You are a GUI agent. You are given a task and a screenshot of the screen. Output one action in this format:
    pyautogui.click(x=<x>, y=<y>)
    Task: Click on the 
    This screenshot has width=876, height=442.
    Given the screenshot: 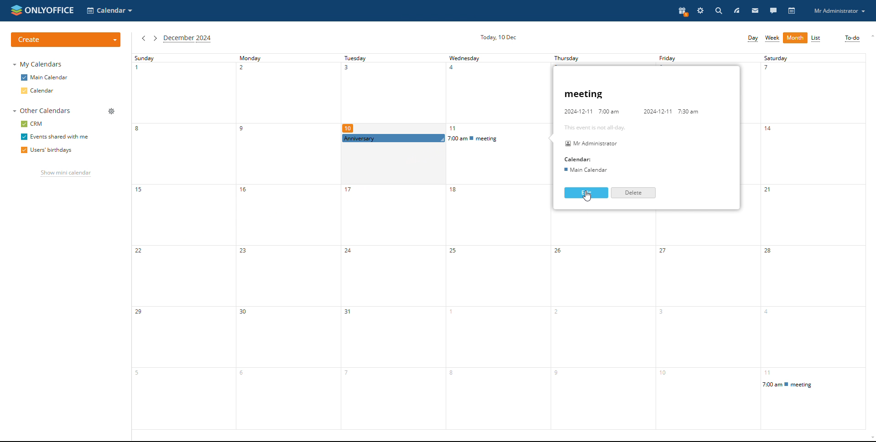 What is the action you would take?
    pyautogui.click(x=390, y=242)
    